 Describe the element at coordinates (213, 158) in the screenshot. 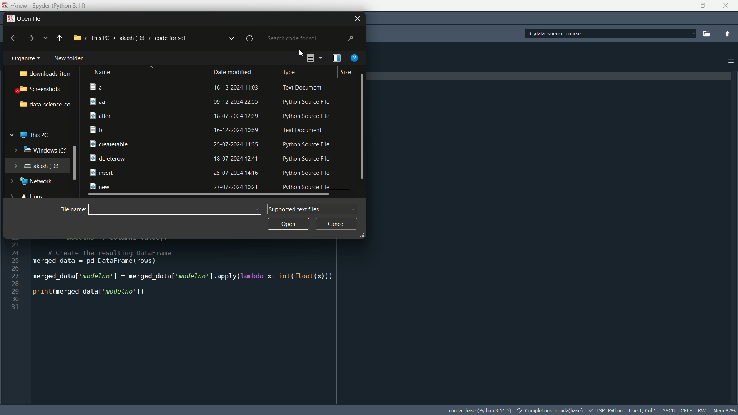

I see `file-6` at that location.